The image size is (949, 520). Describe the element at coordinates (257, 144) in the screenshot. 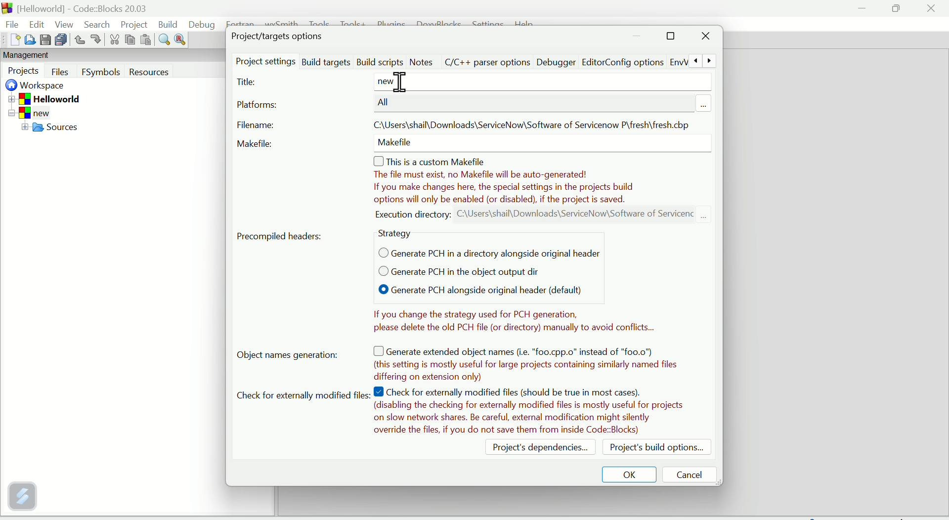

I see `Make file` at that location.